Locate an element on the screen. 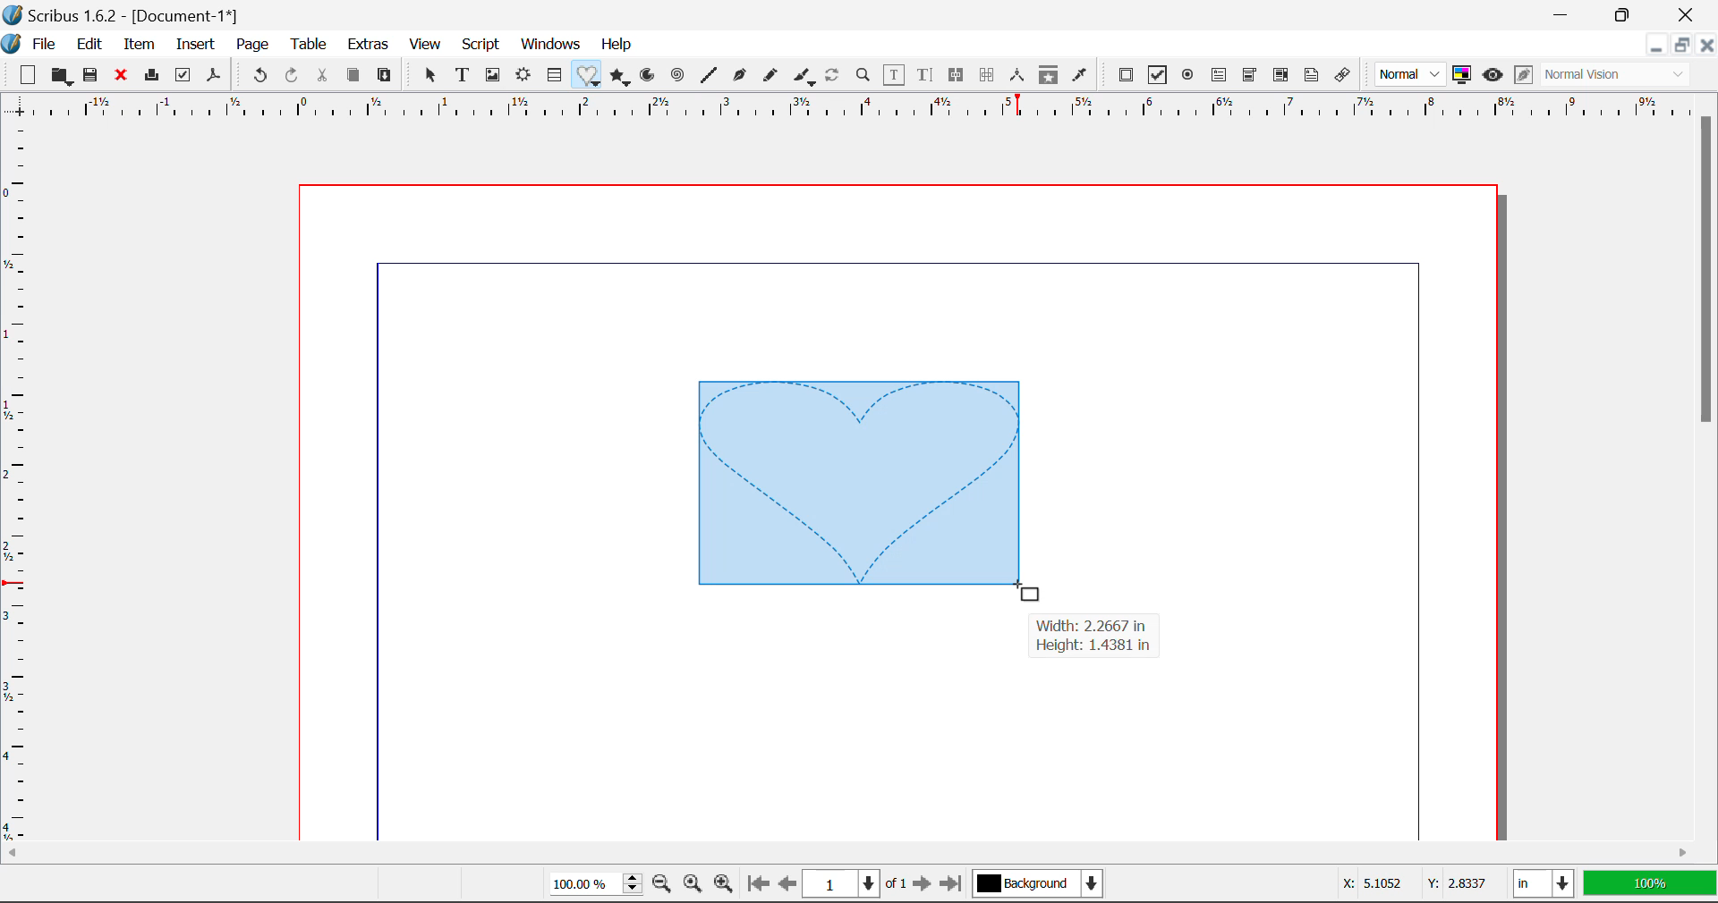 Image resolution: width=1718 pixels, height=903 pixels. in is located at coordinates (1543, 884).